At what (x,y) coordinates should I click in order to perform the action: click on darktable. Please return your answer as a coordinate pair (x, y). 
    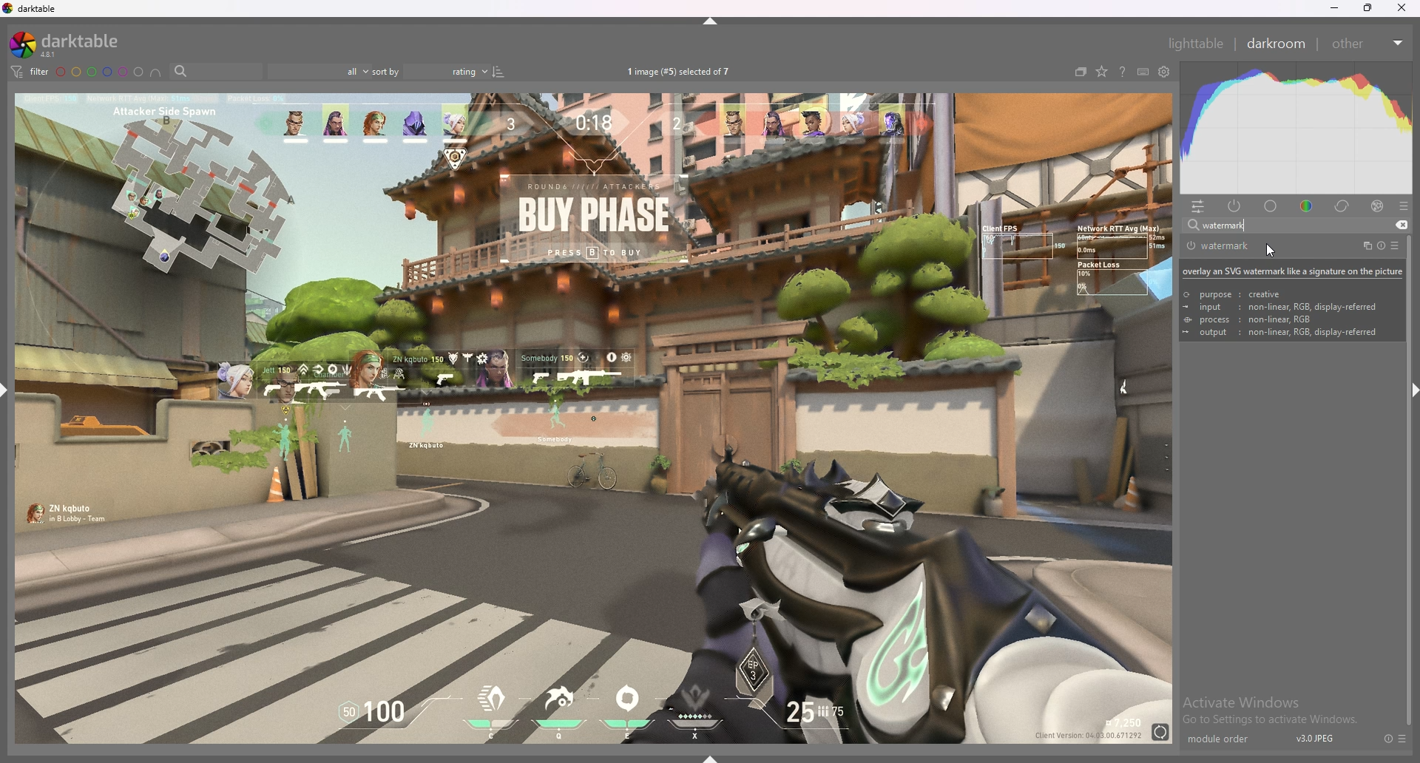
    Looking at the image, I should click on (70, 44).